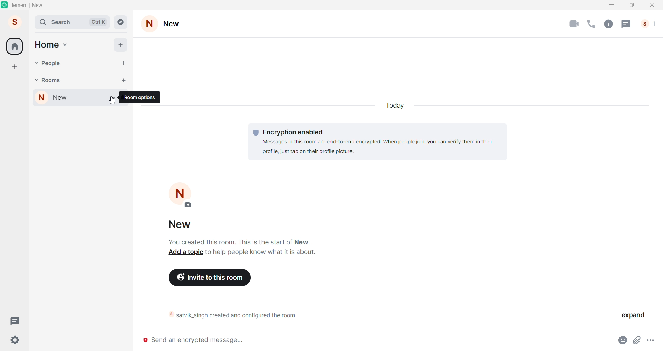 The image size is (663, 351). Describe the element at coordinates (181, 195) in the screenshot. I see `Add Room Picture` at that location.